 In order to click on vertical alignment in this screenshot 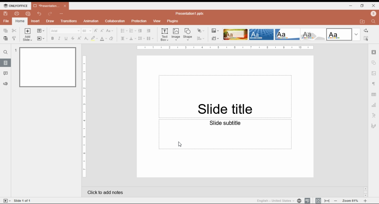, I will do `click(133, 39)`.